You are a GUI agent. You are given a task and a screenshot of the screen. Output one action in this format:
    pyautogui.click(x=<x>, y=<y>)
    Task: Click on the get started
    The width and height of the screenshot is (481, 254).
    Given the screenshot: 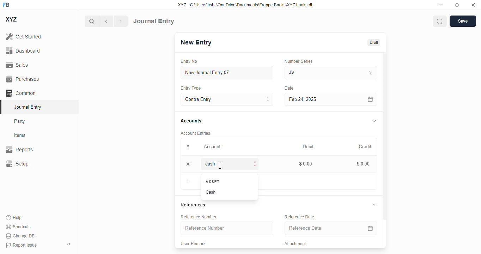 What is the action you would take?
    pyautogui.click(x=24, y=37)
    